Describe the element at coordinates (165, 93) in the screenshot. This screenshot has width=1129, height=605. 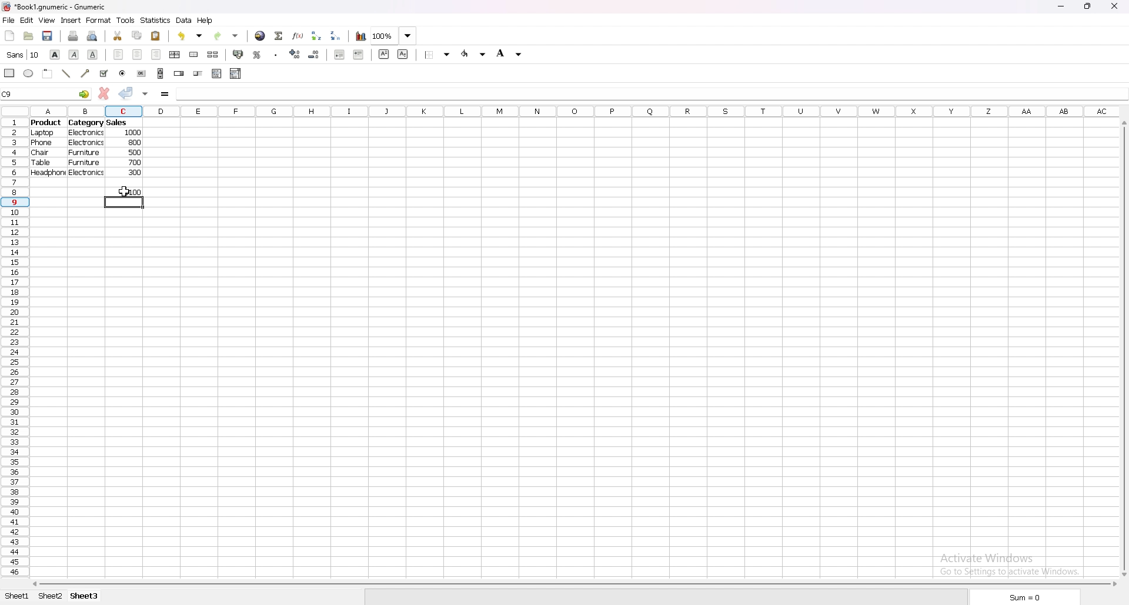
I see `formula` at that location.